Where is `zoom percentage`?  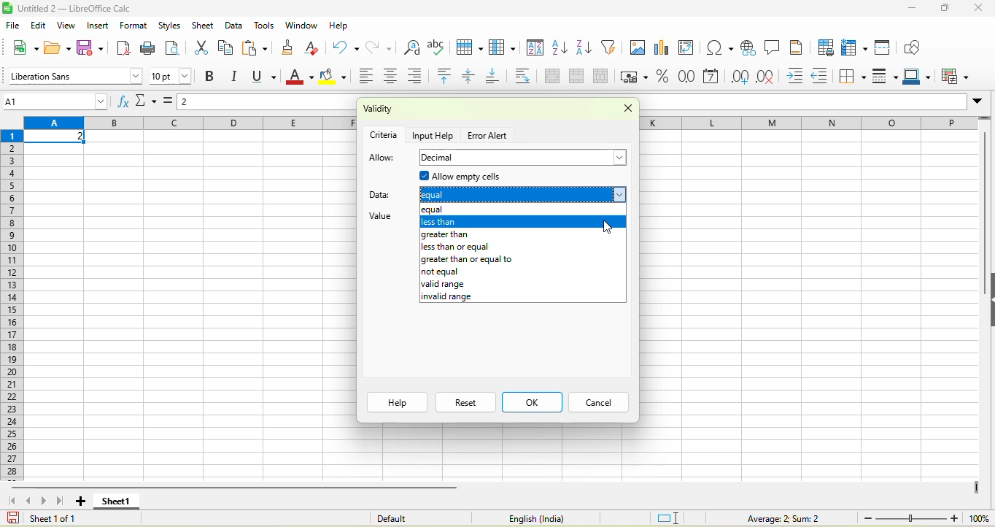 zoom percentage is located at coordinates (979, 518).